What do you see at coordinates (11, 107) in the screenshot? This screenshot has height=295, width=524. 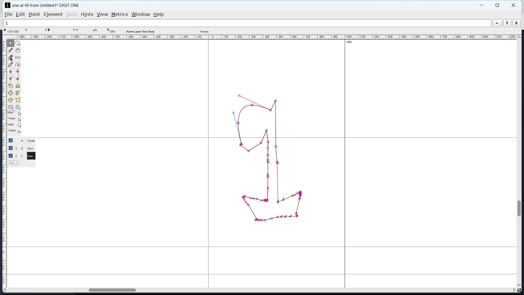 I see `rectangle or ellipse` at bounding box center [11, 107].